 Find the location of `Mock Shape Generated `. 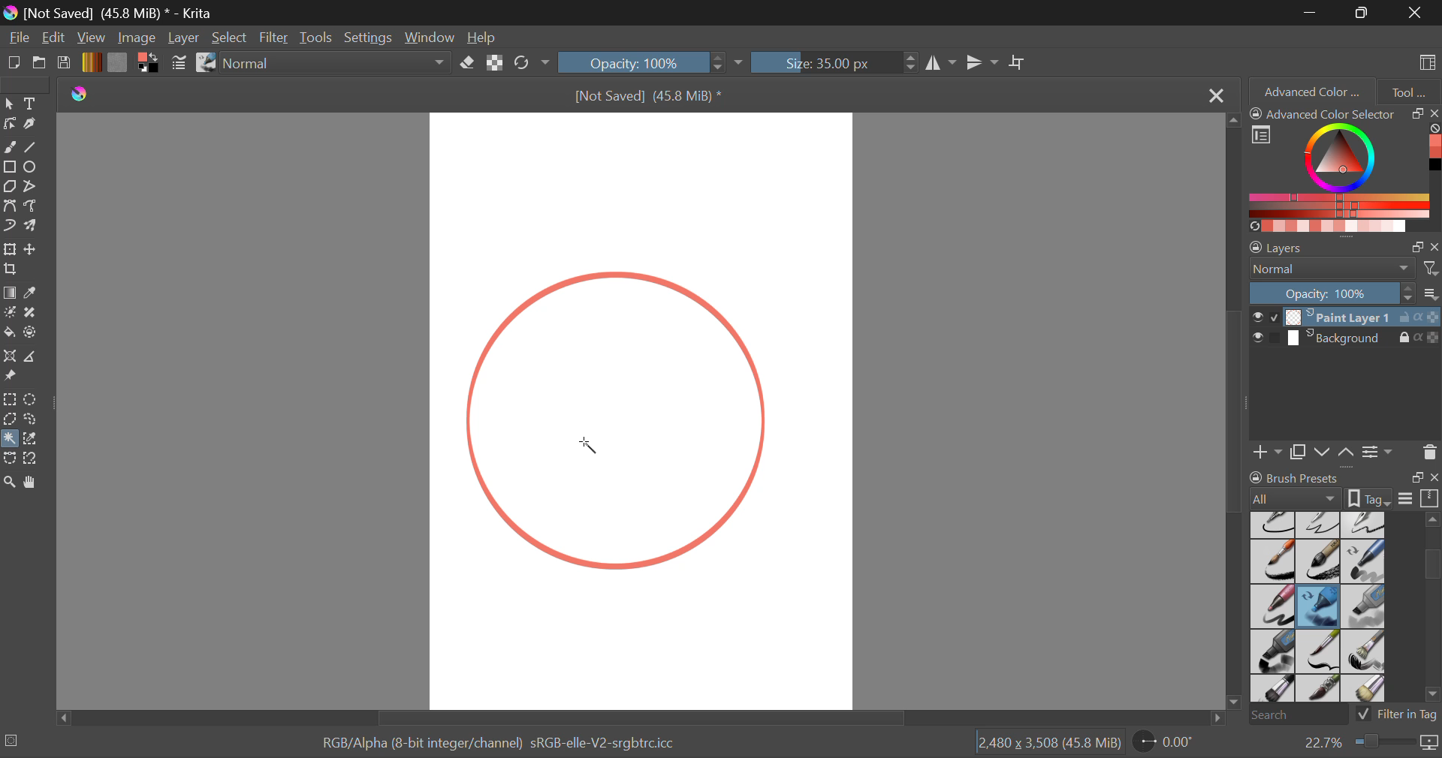

Mock Shape Generated  is located at coordinates (626, 423).